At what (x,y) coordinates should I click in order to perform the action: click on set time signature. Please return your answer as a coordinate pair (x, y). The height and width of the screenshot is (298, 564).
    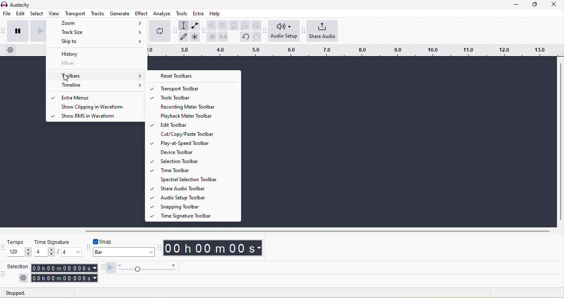
    Looking at the image, I should click on (45, 252).